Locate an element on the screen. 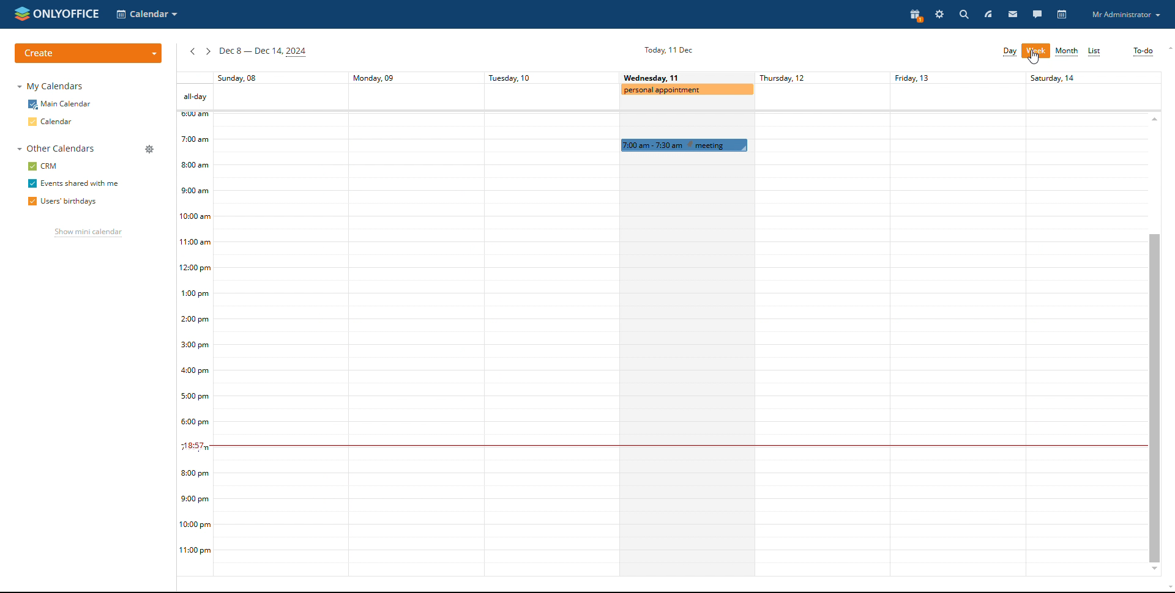 The width and height of the screenshot is (1175, 593). scrollbar is located at coordinates (1153, 397).